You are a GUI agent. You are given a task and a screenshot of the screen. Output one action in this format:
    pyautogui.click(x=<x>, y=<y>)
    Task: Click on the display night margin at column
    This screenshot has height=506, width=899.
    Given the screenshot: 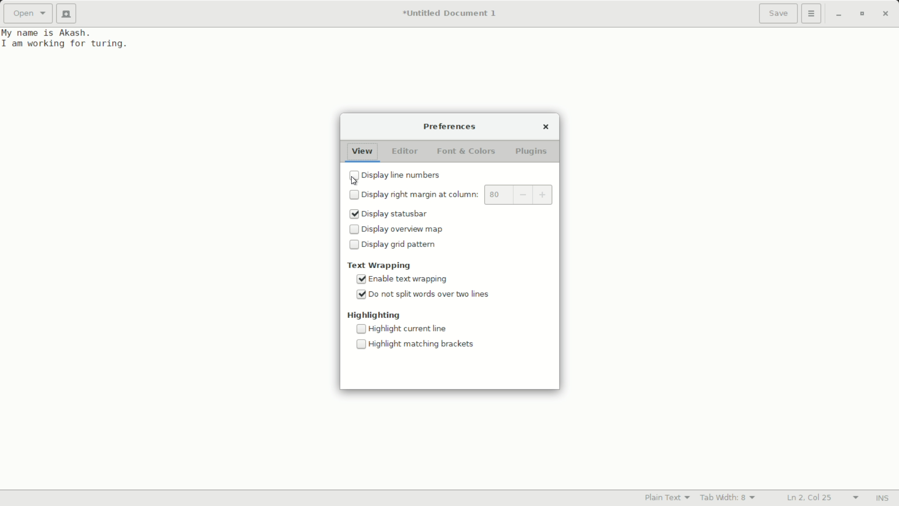 What is the action you would take?
    pyautogui.click(x=422, y=194)
    